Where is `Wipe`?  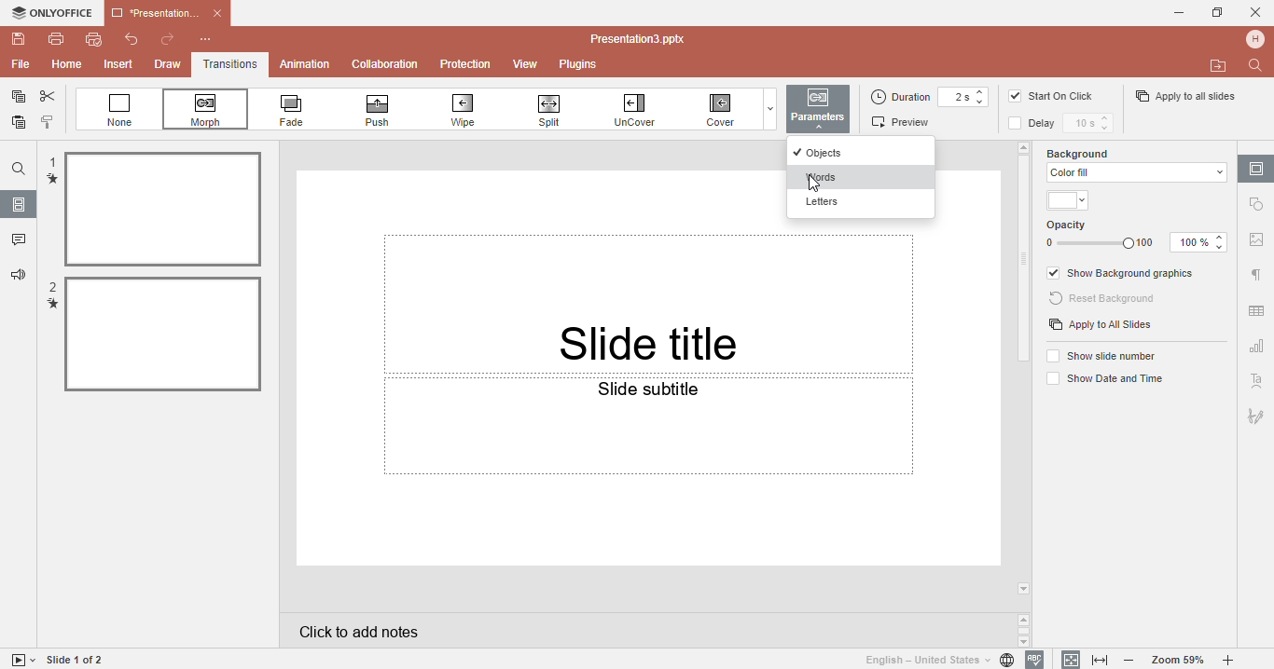
Wipe is located at coordinates (474, 109).